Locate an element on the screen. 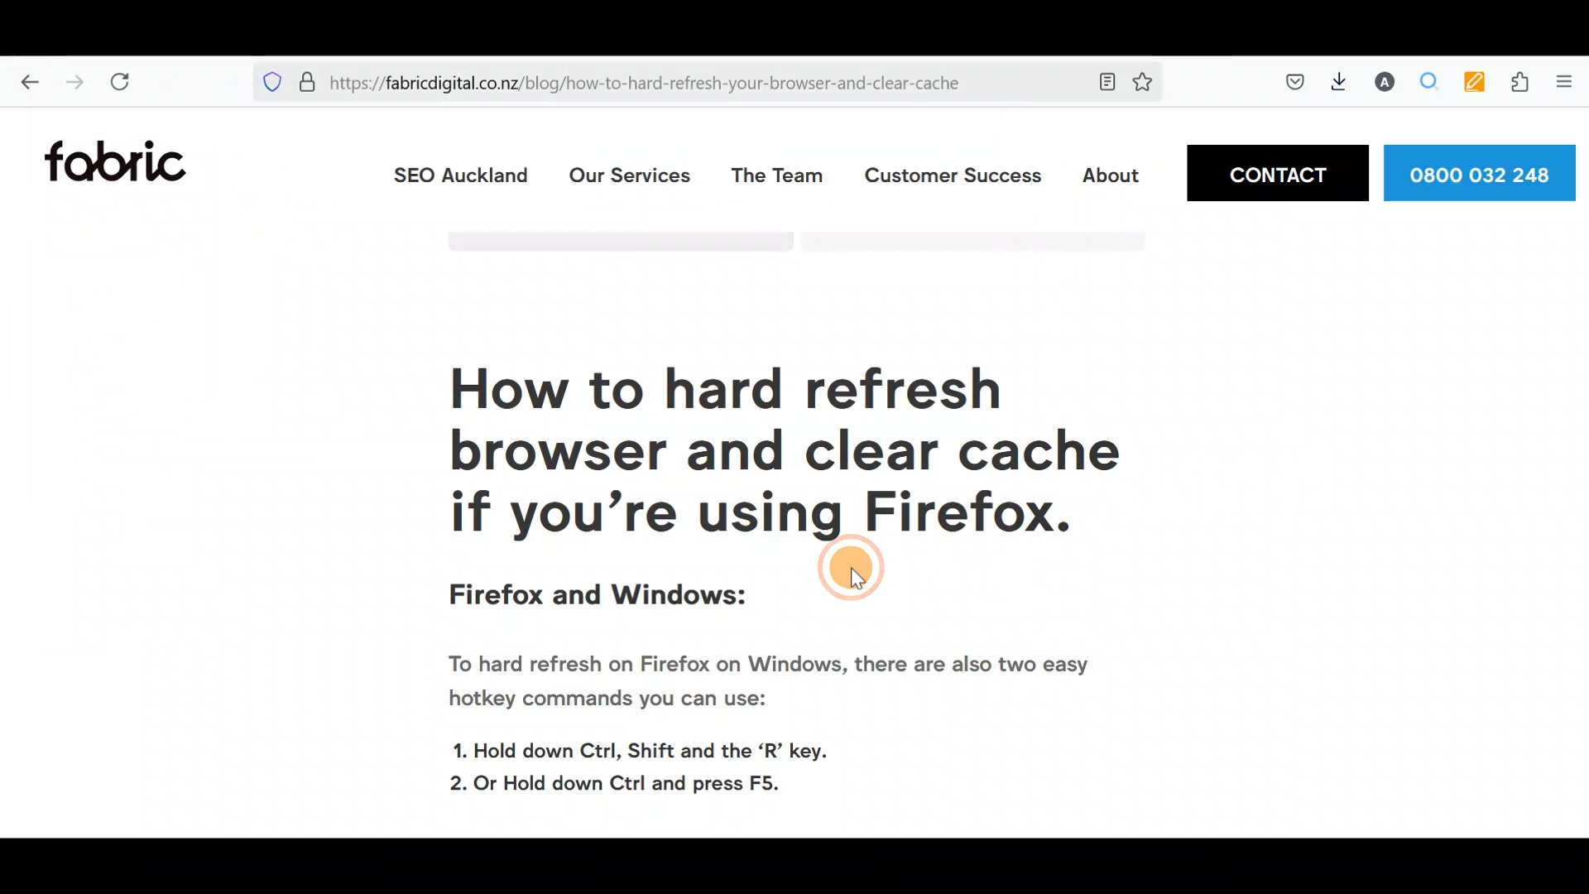 This screenshot has height=894, width=1589. Customer Success is located at coordinates (953, 180).